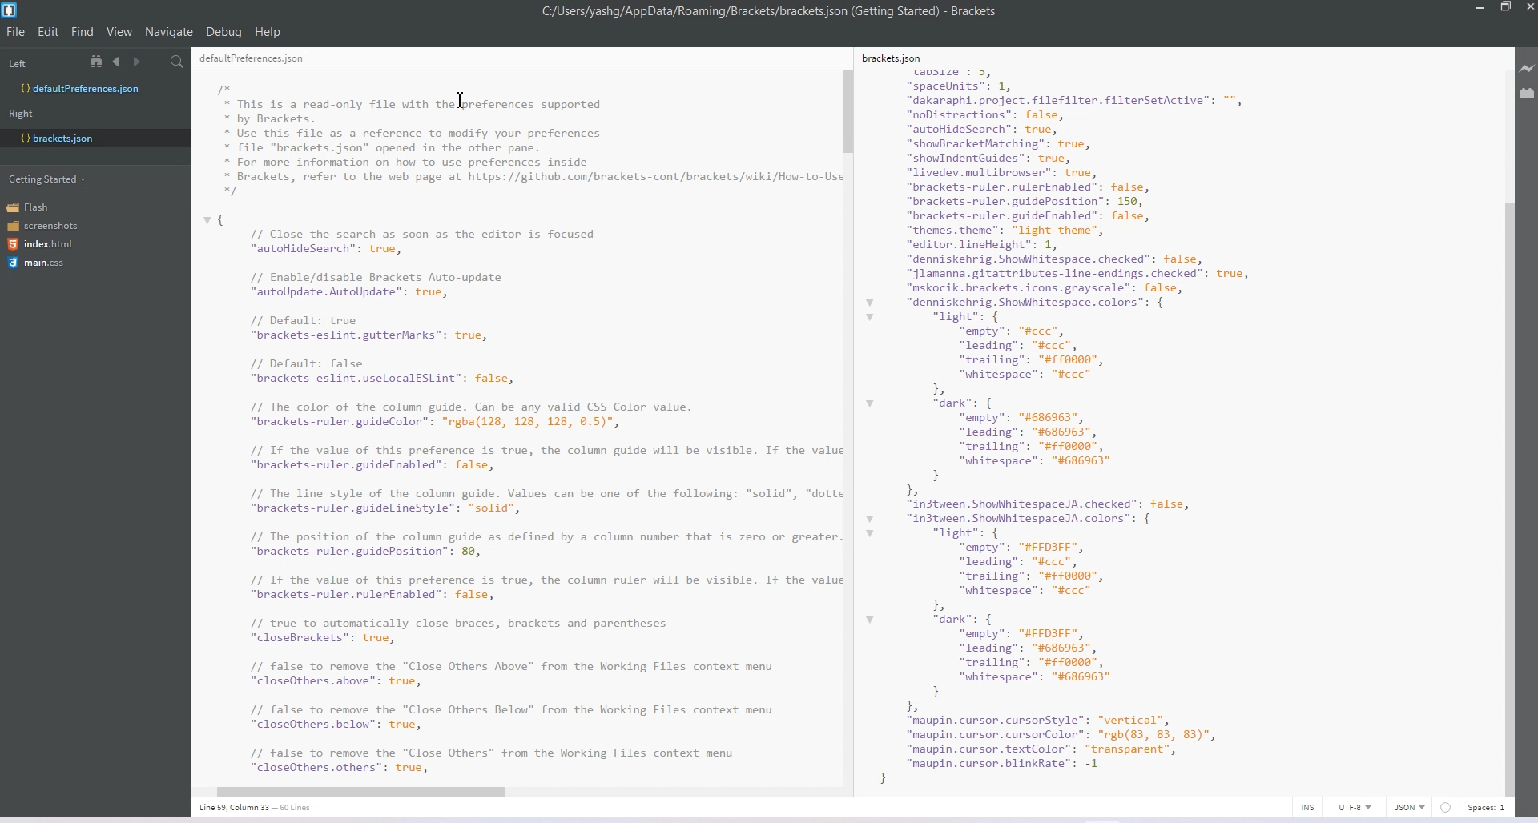 Image resolution: width=1538 pixels, height=823 pixels. What do you see at coordinates (34, 207) in the screenshot?
I see `Flash` at bounding box center [34, 207].